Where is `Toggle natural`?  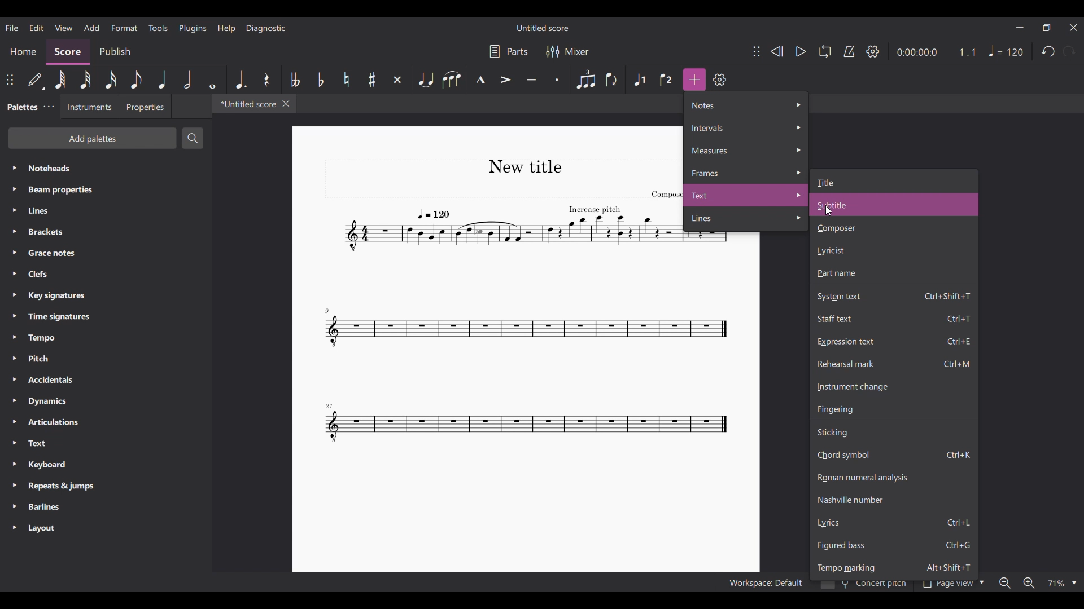 Toggle natural is located at coordinates (346, 80).